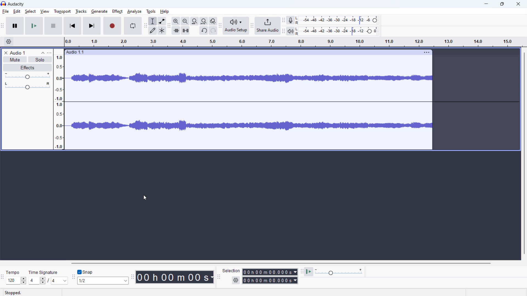  What do you see at coordinates (524, 153) in the screenshot?
I see `vertical toolbar` at bounding box center [524, 153].